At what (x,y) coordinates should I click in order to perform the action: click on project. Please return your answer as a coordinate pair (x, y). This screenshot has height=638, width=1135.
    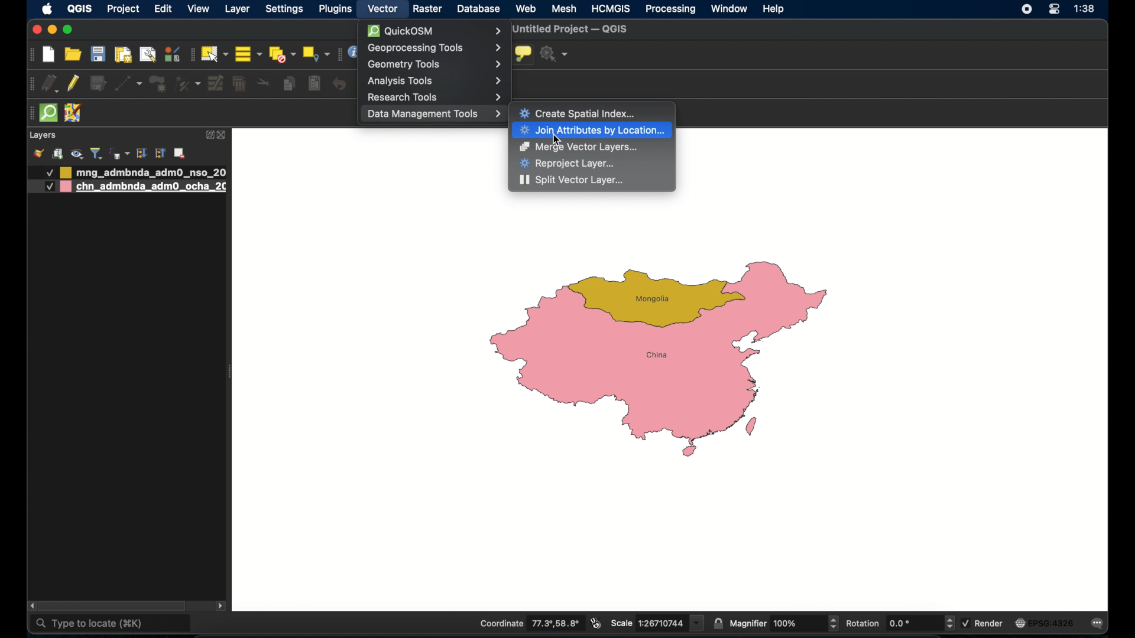
    Looking at the image, I should click on (122, 10).